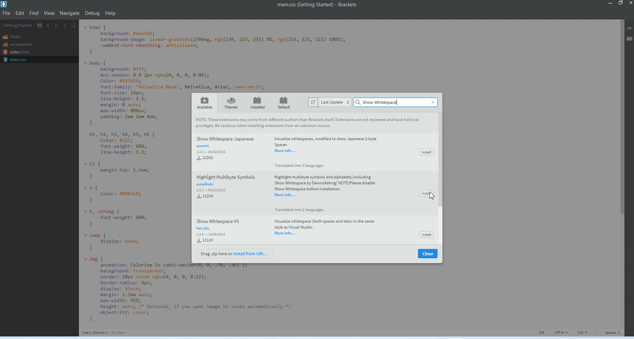  Describe the element at coordinates (309, 123) in the screenshot. I see `Text` at that location.